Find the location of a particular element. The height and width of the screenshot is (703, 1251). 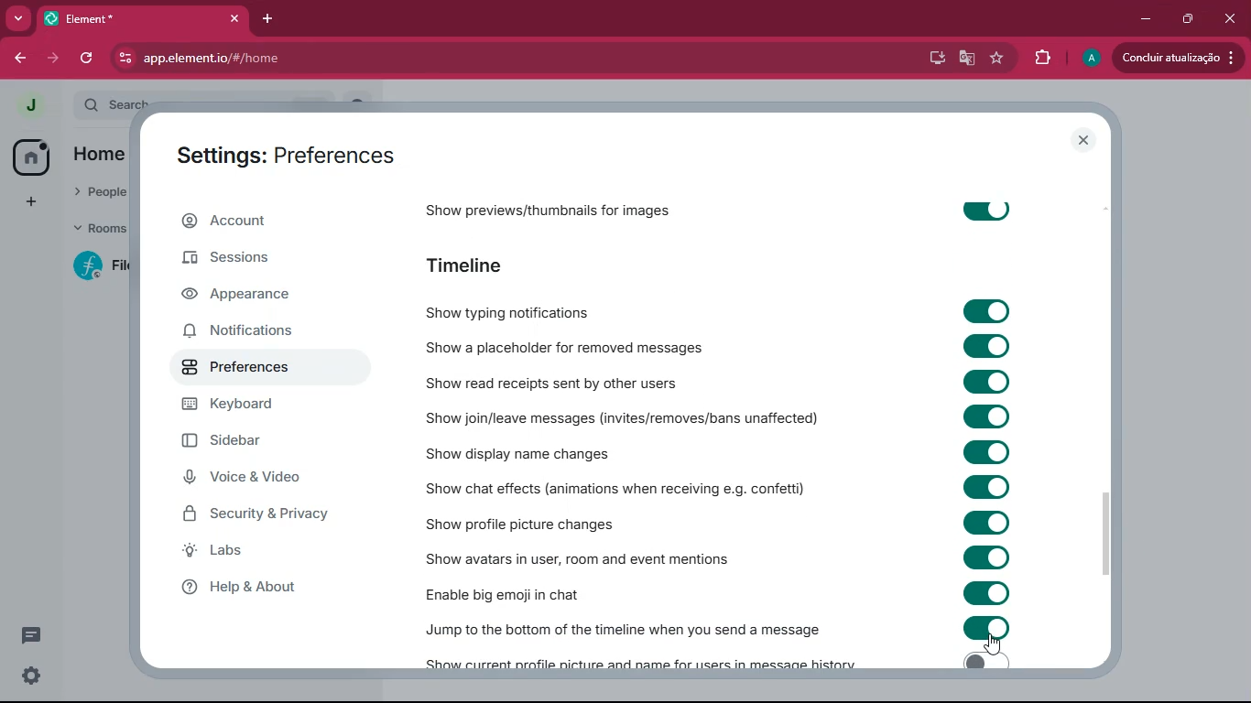

toggle on  is located at coordinates (992, 415).